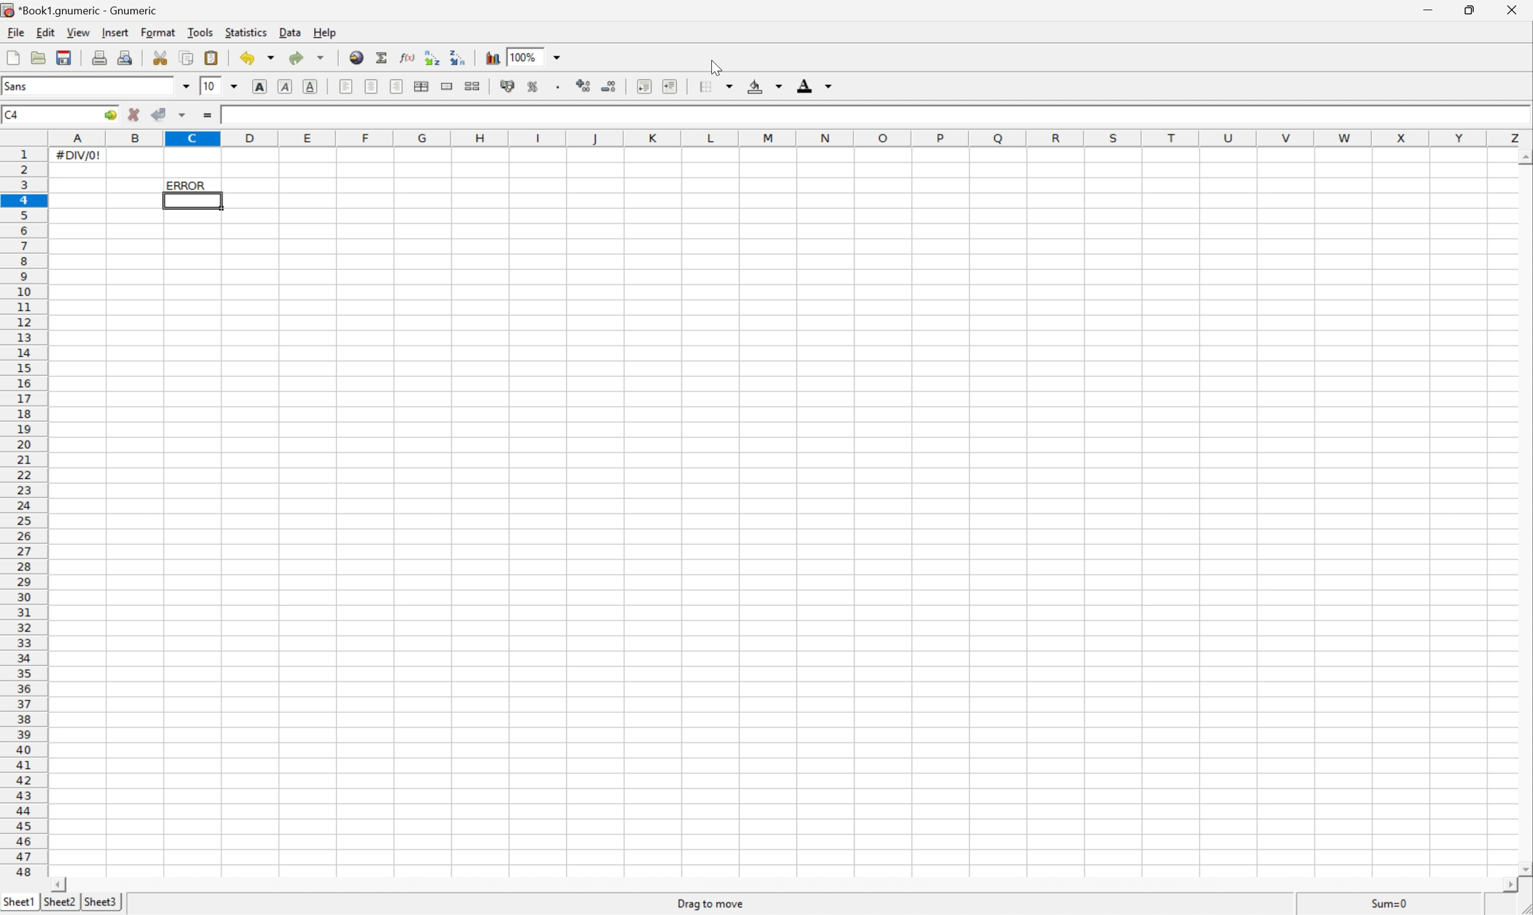 Image resolution: width=1533 pixels, height=915 pixels. I want to click on Redo, so click(296, 59).